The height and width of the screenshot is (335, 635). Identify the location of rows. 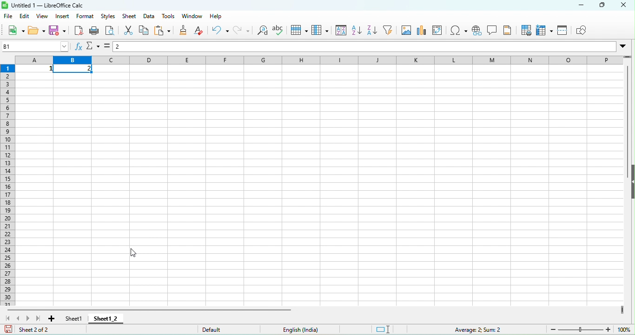
(9, 184).